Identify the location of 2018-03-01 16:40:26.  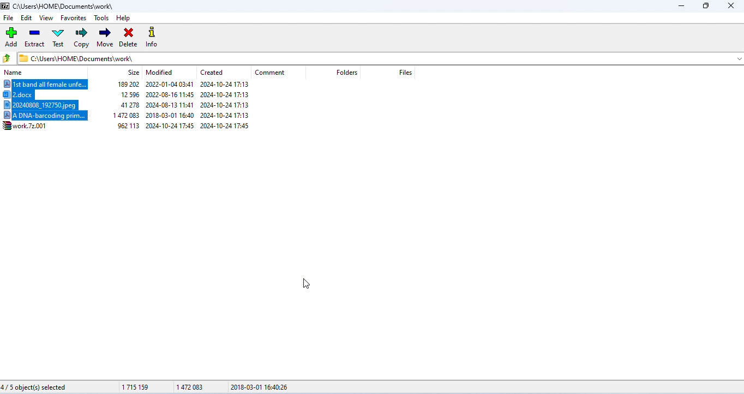
(260, 387).